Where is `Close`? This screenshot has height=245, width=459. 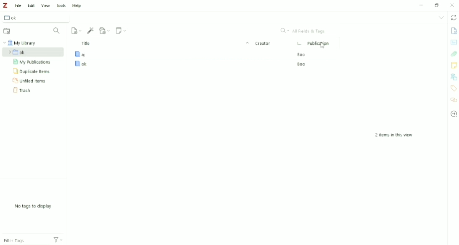 Close is located at coordinates (452, 6).